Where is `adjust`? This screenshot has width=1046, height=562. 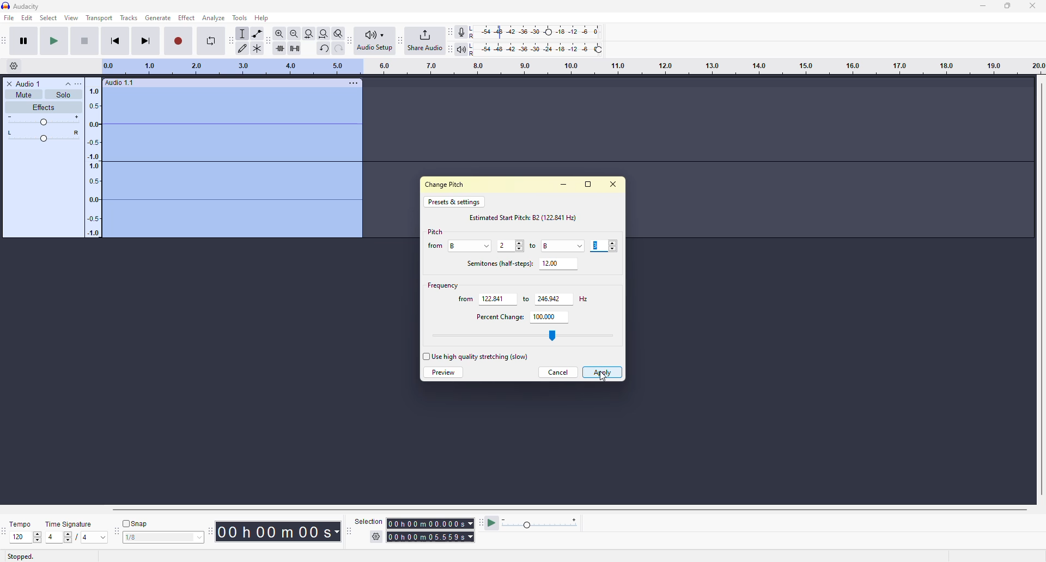 adjust is located at coordinates (519, 247).